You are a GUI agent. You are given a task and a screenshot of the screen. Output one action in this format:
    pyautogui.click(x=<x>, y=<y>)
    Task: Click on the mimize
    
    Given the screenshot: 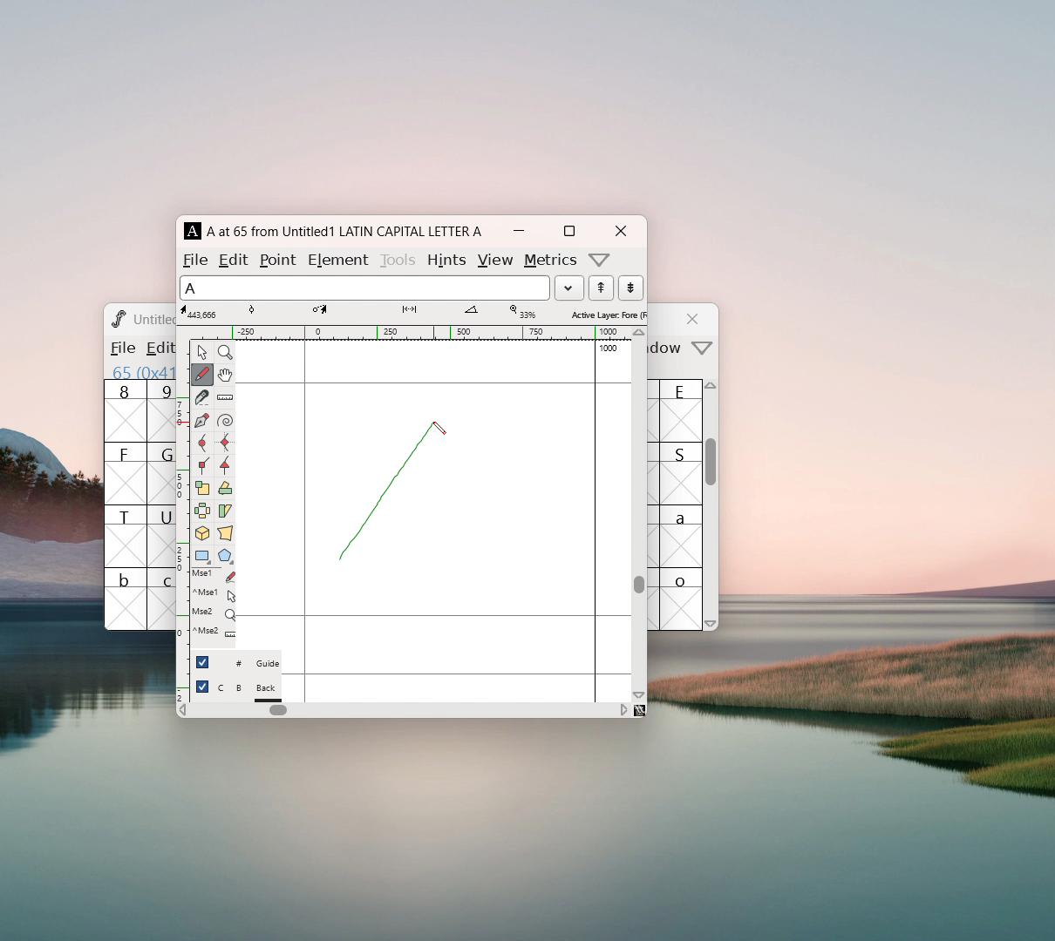 What is the action you would take?
    pyautogui.click(x=519, y=231)
    